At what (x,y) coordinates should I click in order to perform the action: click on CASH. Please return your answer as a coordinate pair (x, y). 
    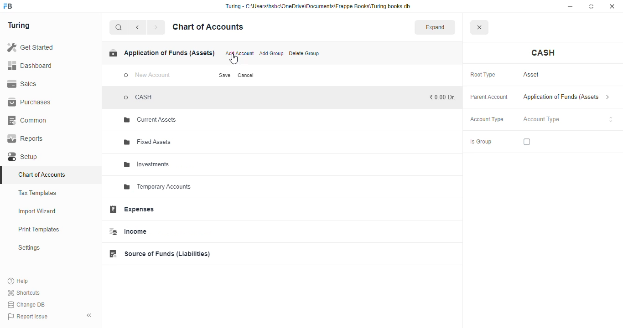
    Looking at the image, I should click on (148, 97).